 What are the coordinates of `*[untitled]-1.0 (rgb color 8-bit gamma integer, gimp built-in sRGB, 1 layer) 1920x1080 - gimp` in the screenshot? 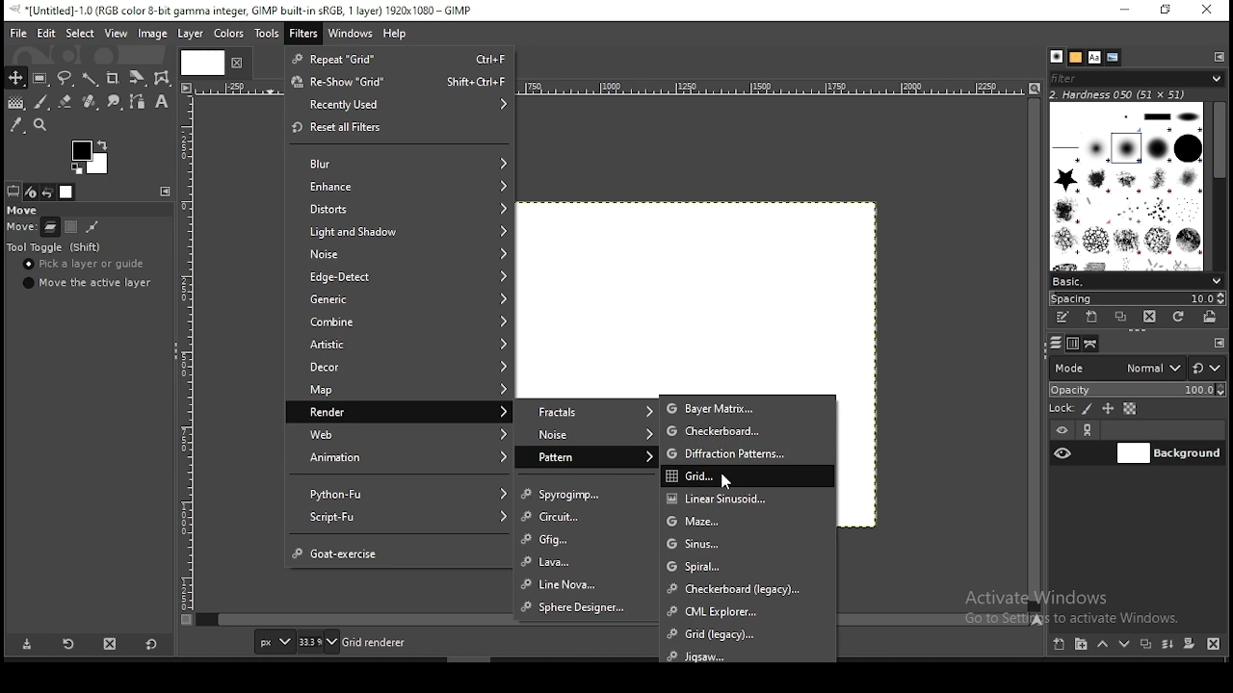 It's located at (246, 11).